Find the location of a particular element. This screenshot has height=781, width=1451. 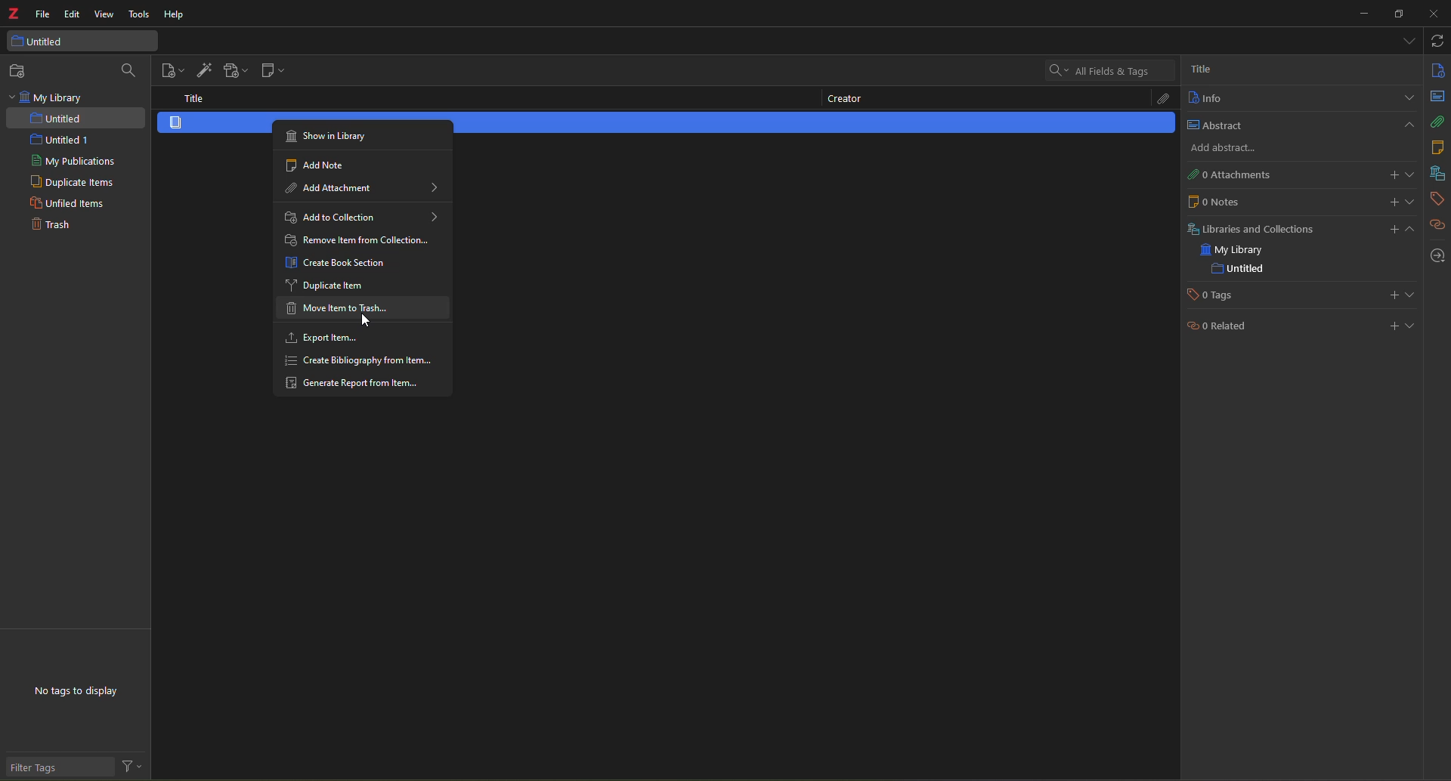

related is located at coordinates (1217, 329).